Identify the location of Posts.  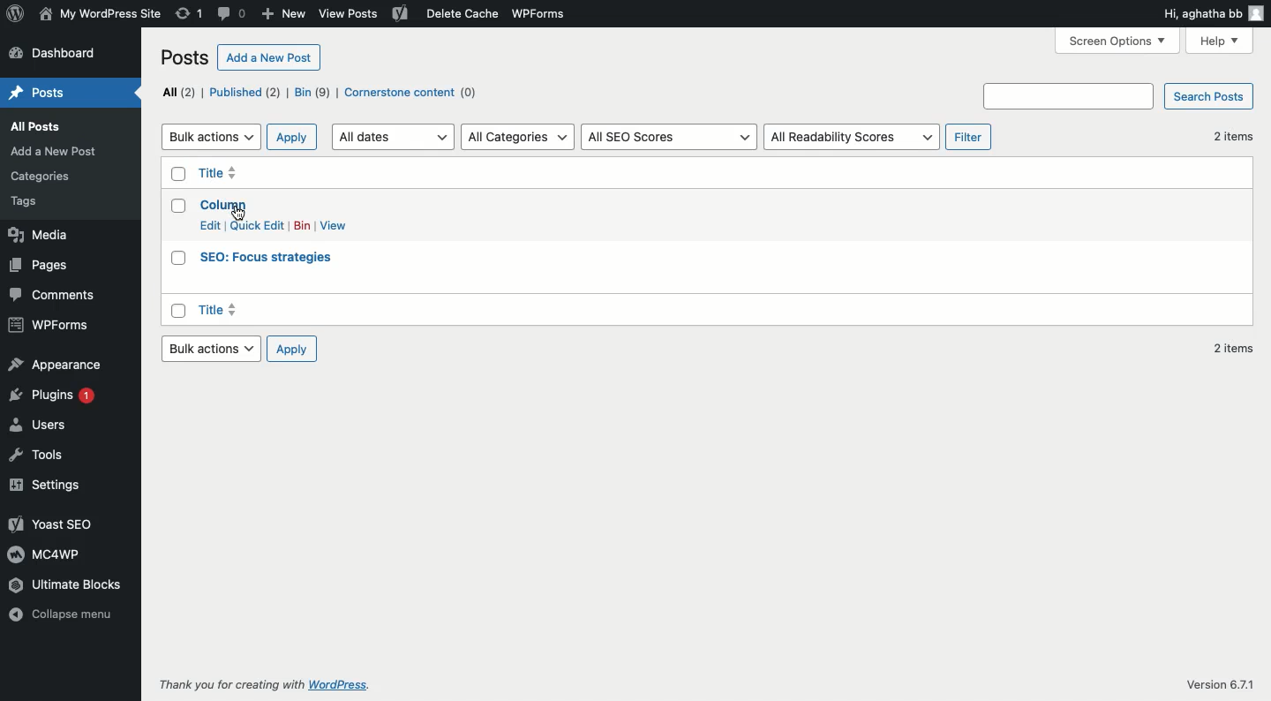
(46, 94).